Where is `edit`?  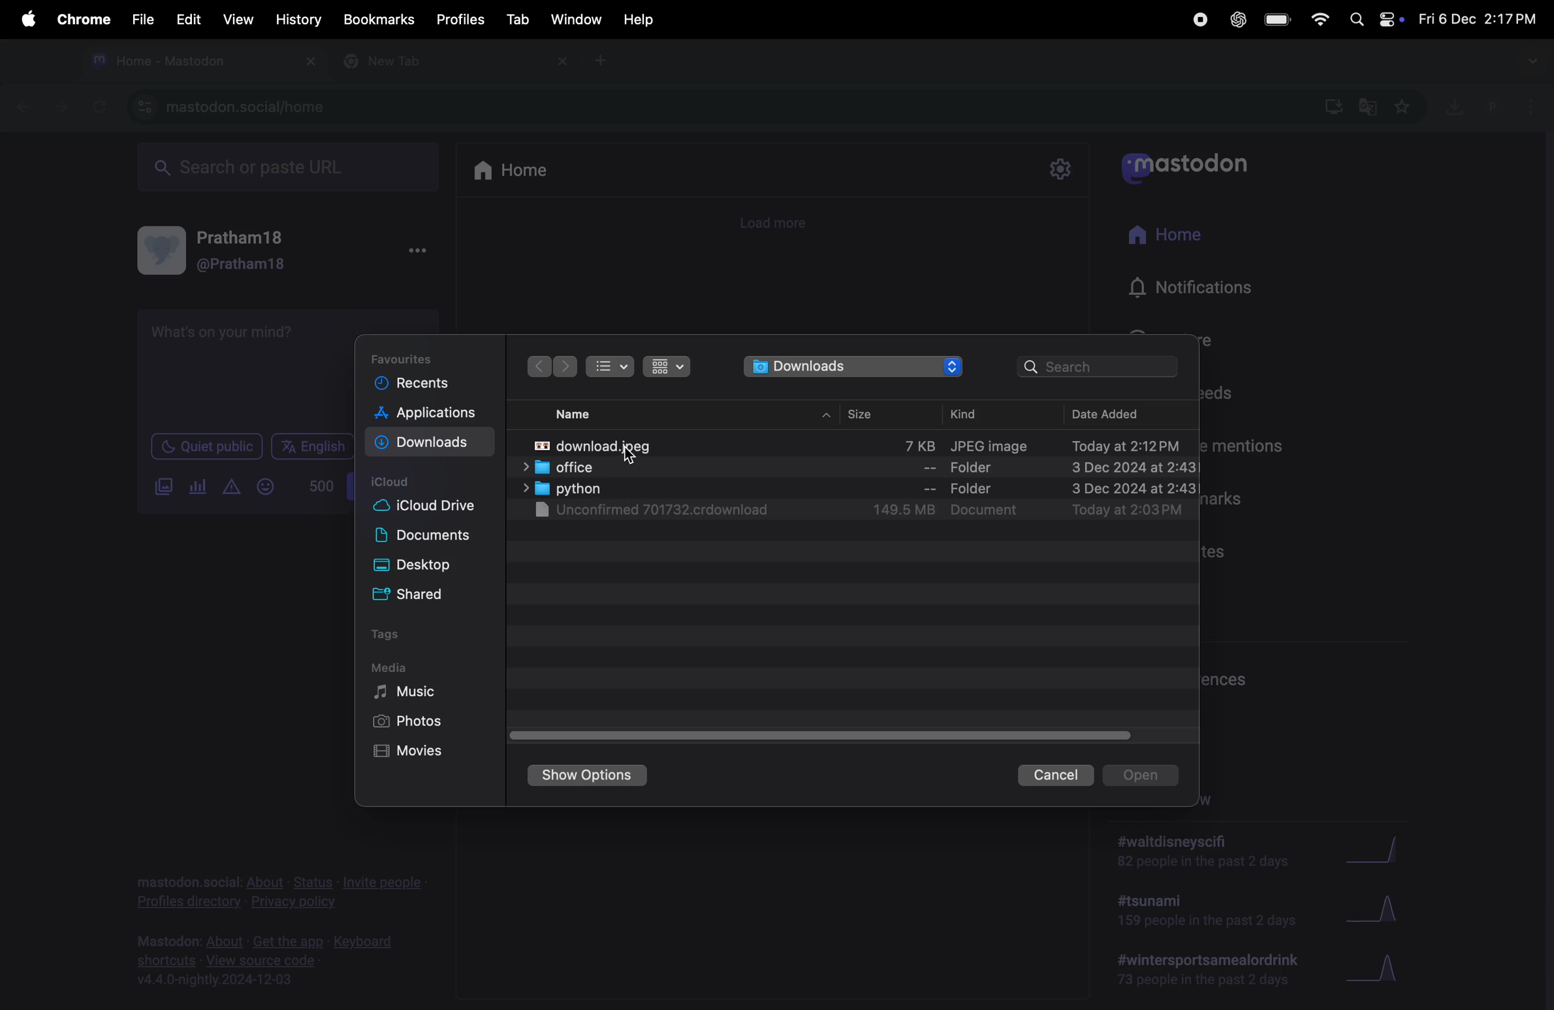
edit is located at coordinates (188, 20).